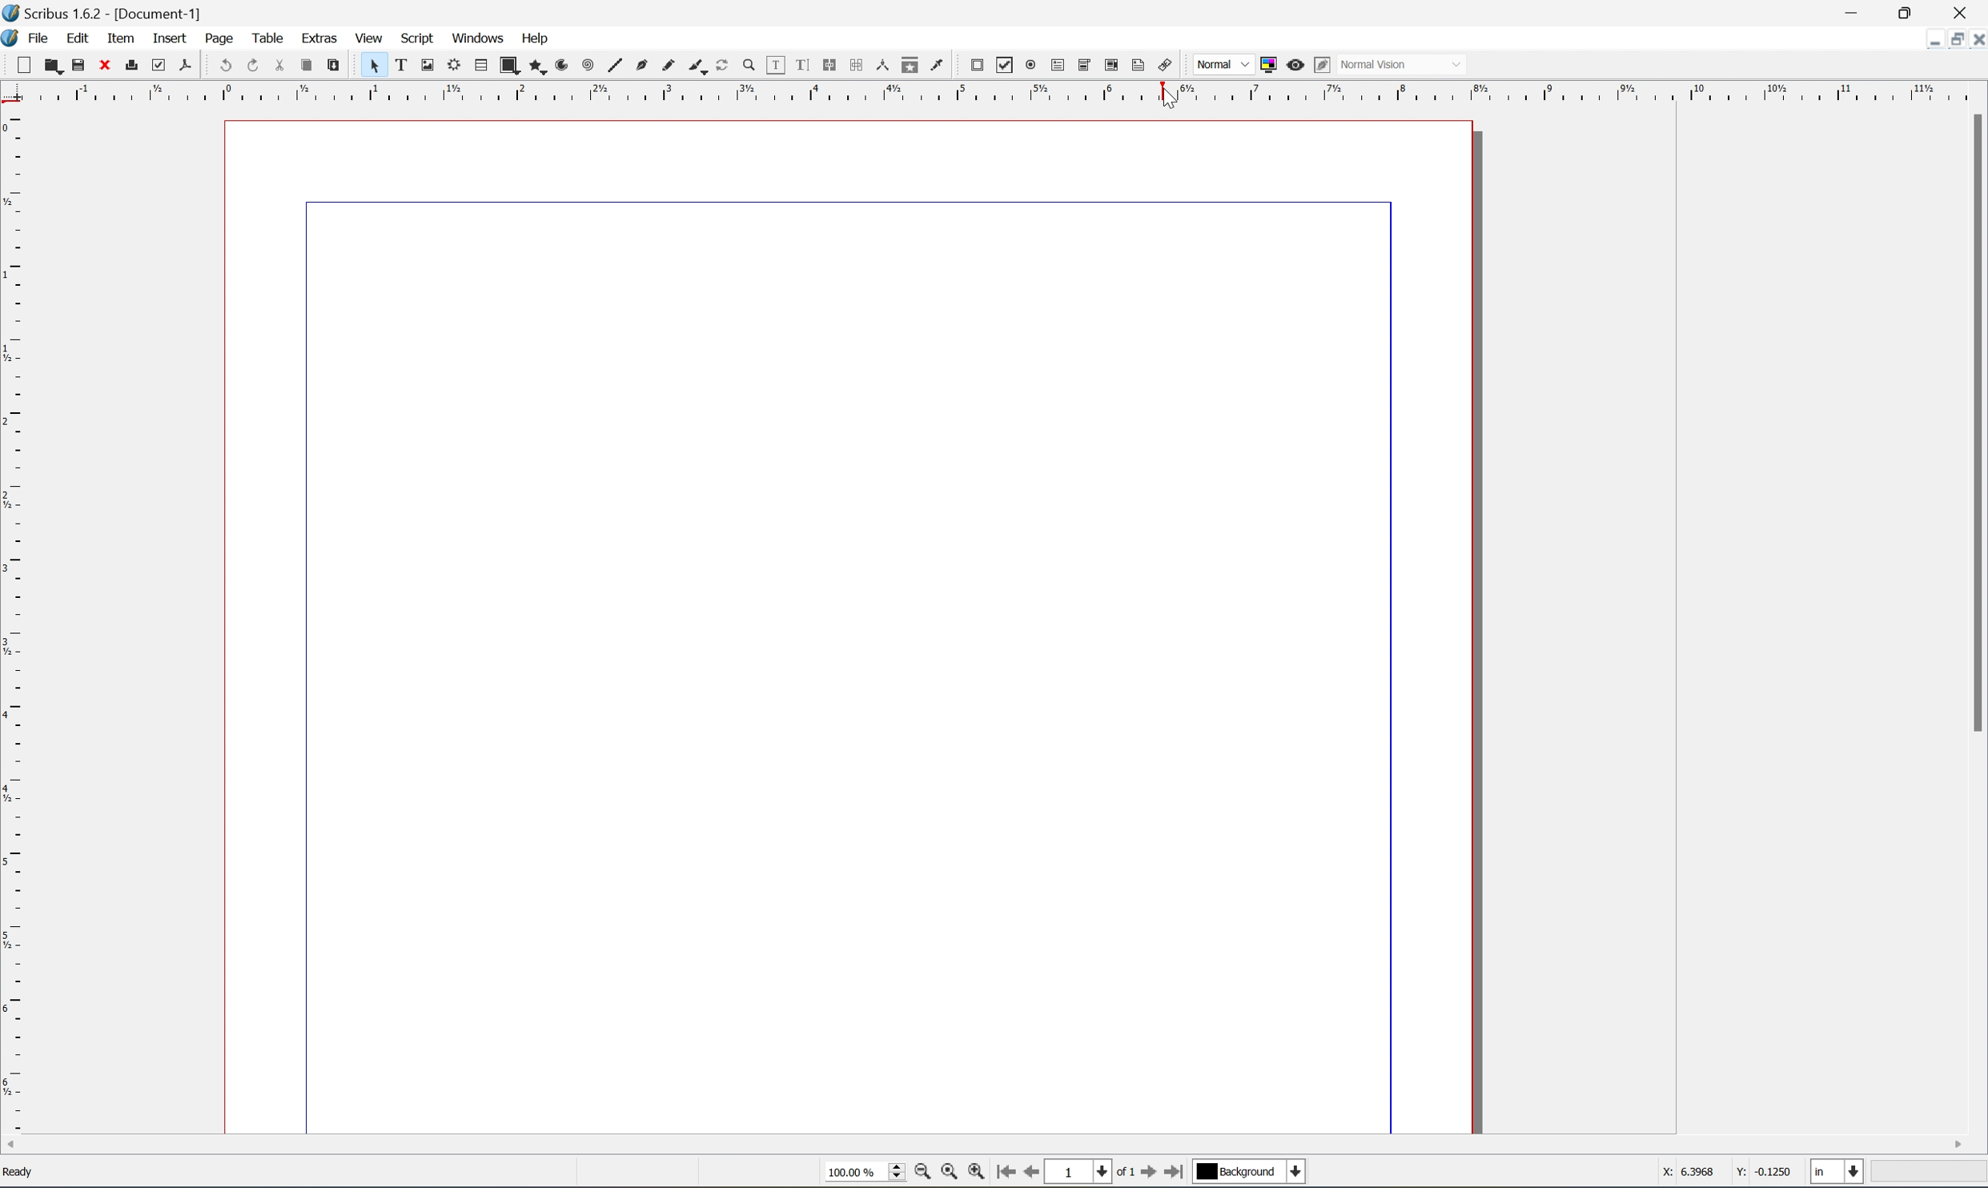 The image size is (1988, 1188). What do you see at coordinates (480, 67) in the screenshot?
I see `table` at bounding box center [480, 67].